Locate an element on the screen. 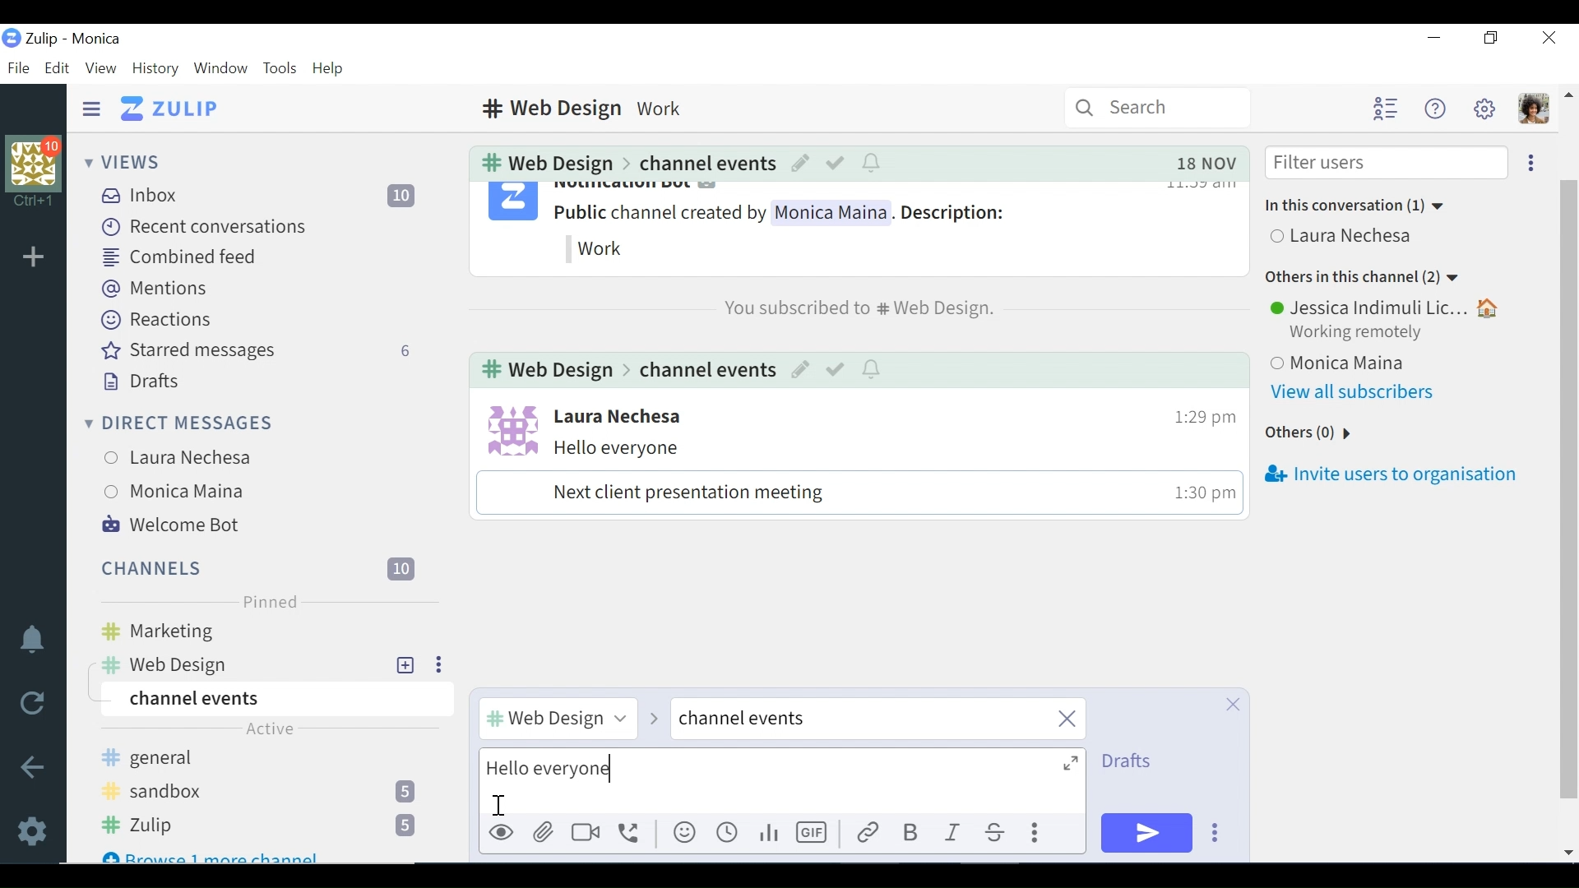 This screenshot has width=1579, height=888. Organisation profile is located at coordinates (36, 162).